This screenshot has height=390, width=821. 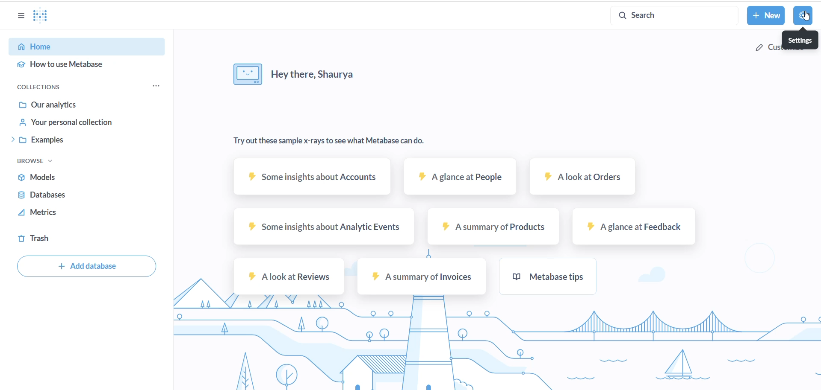 What do you see at coordinates (86, 105) in the screenshot?
I see `our analytics options` at bounding box center [86, 105].